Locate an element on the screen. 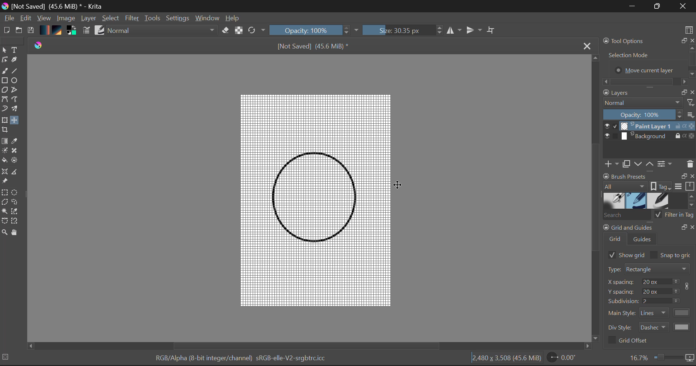  Zoom is located at coordinates (4, 232).